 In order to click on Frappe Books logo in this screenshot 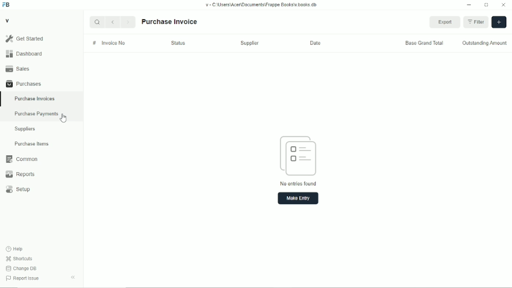, I will do `click(6, 5)`.